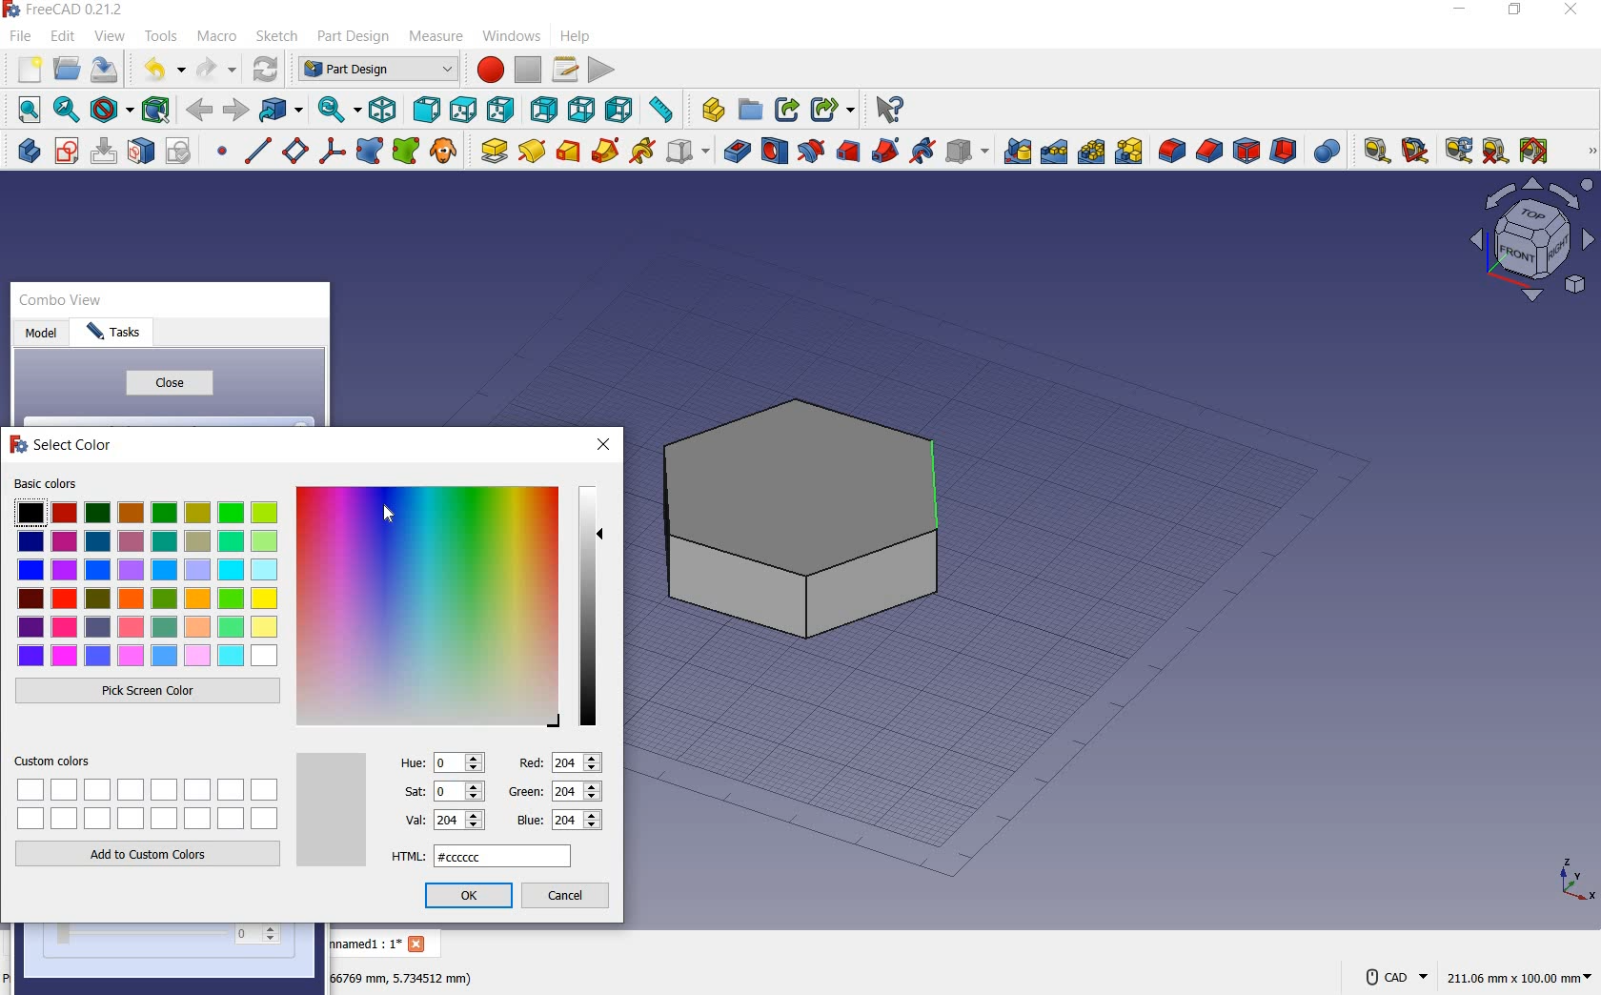 This screenshot has width=1601, height=995. I want to click on front, so click(426, 111).